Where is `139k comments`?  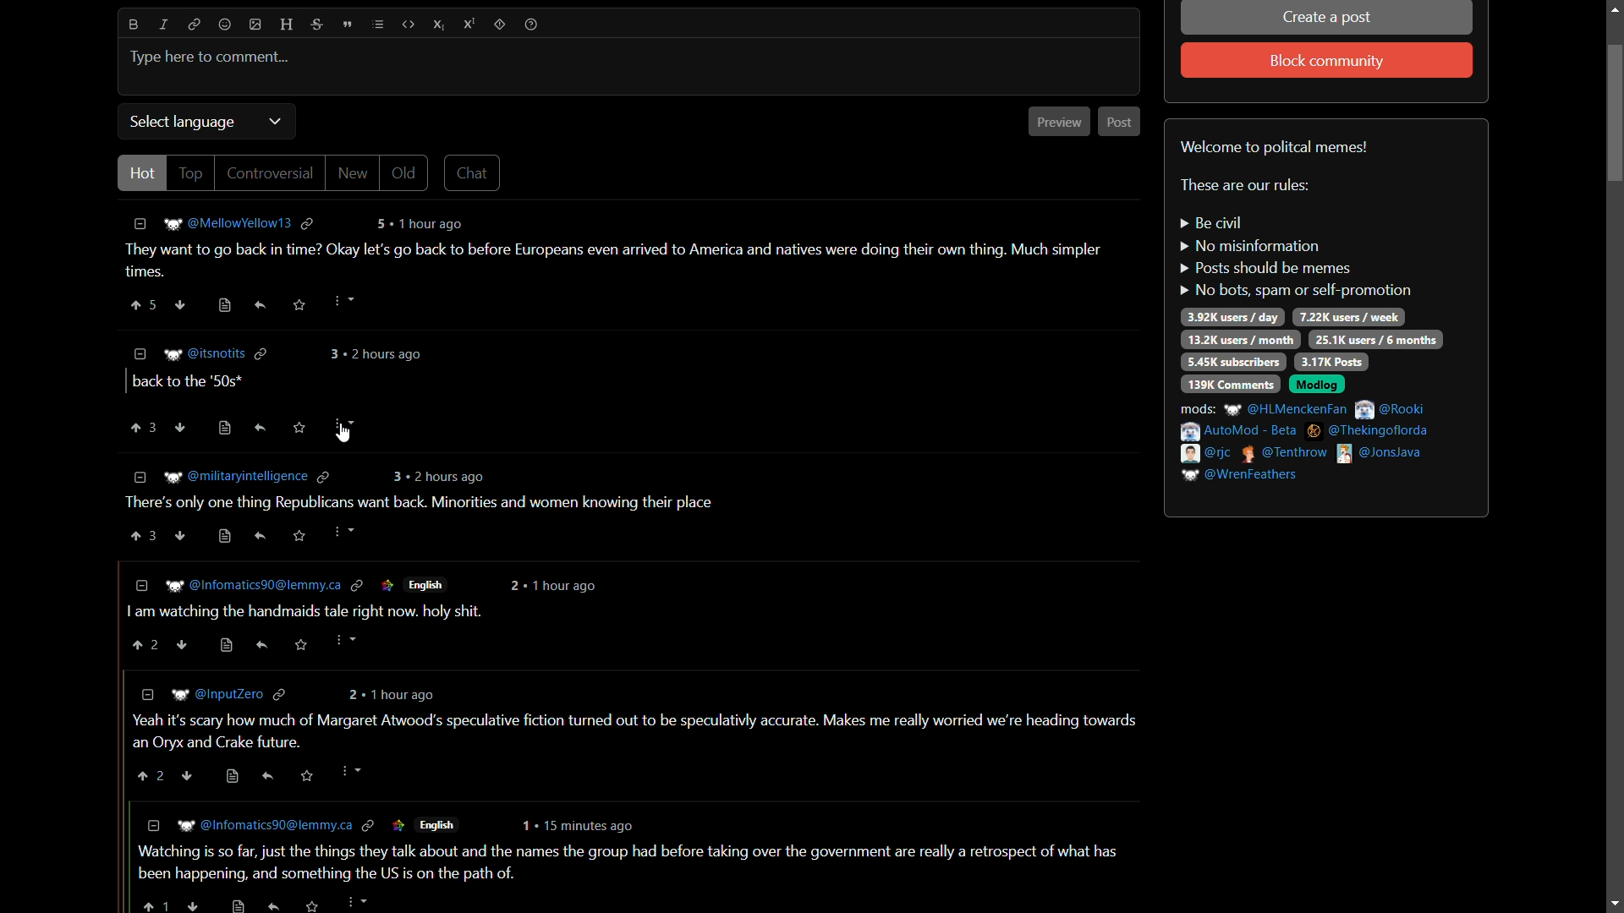
139k comments is located at coordinates (1230, 384).